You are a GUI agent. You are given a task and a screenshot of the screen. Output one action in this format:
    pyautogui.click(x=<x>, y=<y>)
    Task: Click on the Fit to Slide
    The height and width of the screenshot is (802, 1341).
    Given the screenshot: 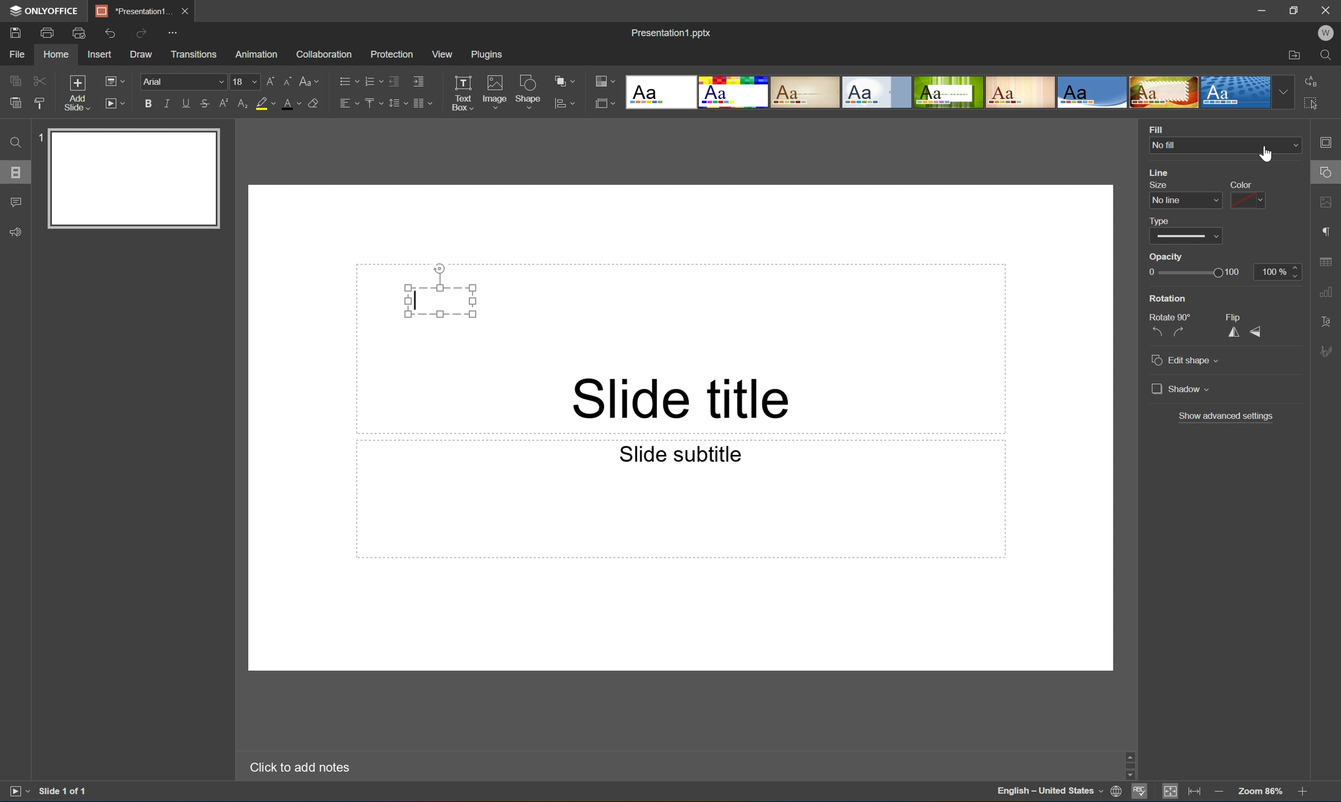 What is the action you would take?
    pyautogui.click(x=1173, y=791)
    